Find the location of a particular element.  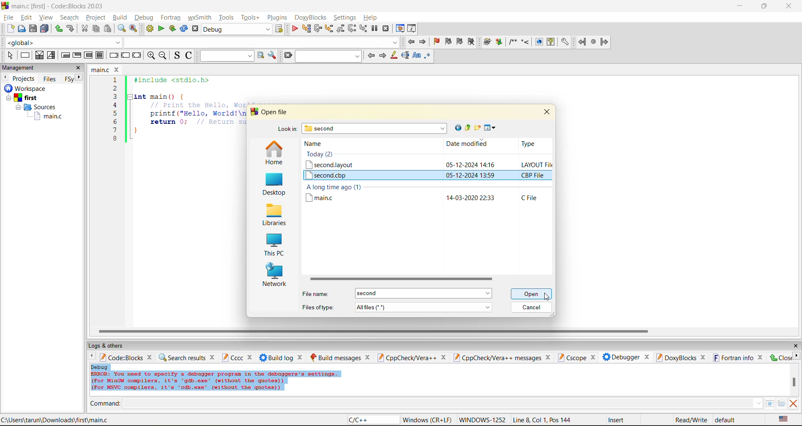

previous is located at coordinates (371, 55).